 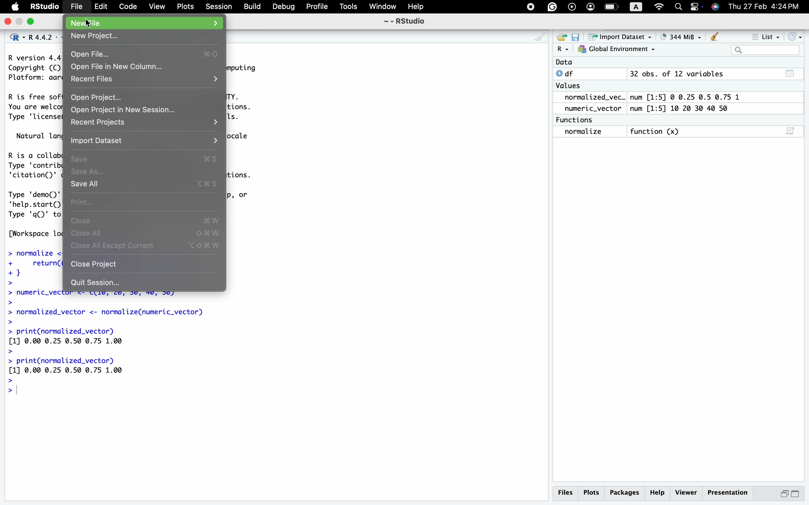 I want to click on Plots, so click(x=592, y=494).